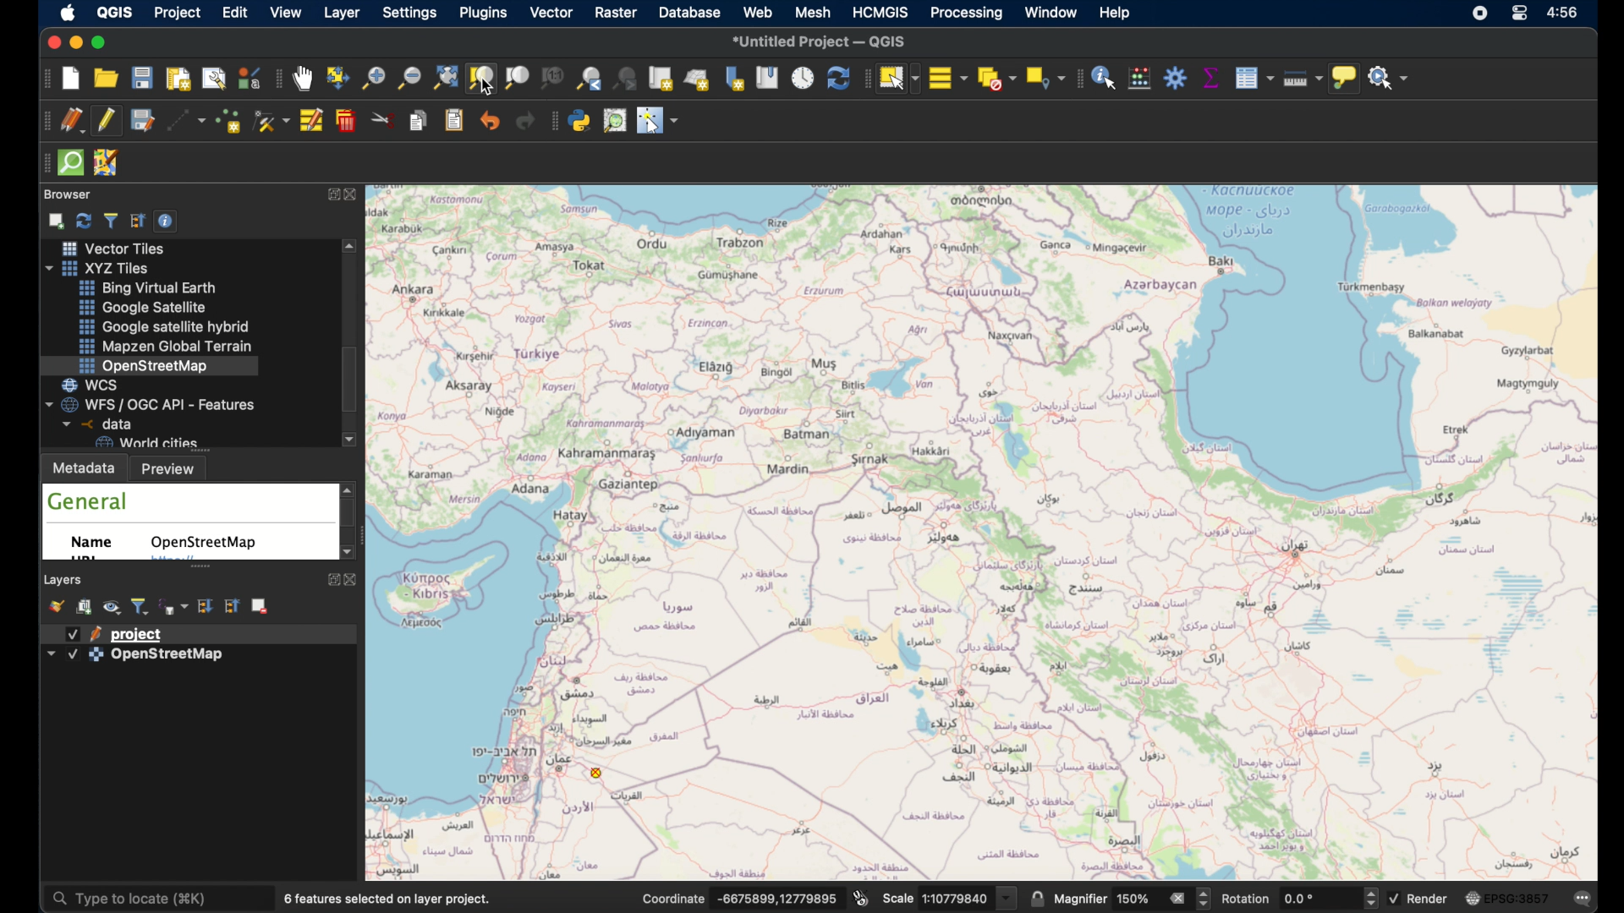  What do you see at coordinates (1298, 77) in the screenshot?
I see `measure line` at bounding box center [1298, 77].